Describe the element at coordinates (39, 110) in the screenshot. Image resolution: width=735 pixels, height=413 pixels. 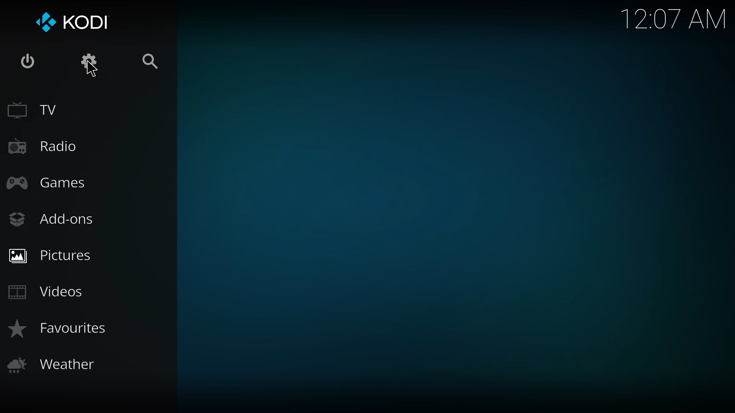
I see `tv` at that location.